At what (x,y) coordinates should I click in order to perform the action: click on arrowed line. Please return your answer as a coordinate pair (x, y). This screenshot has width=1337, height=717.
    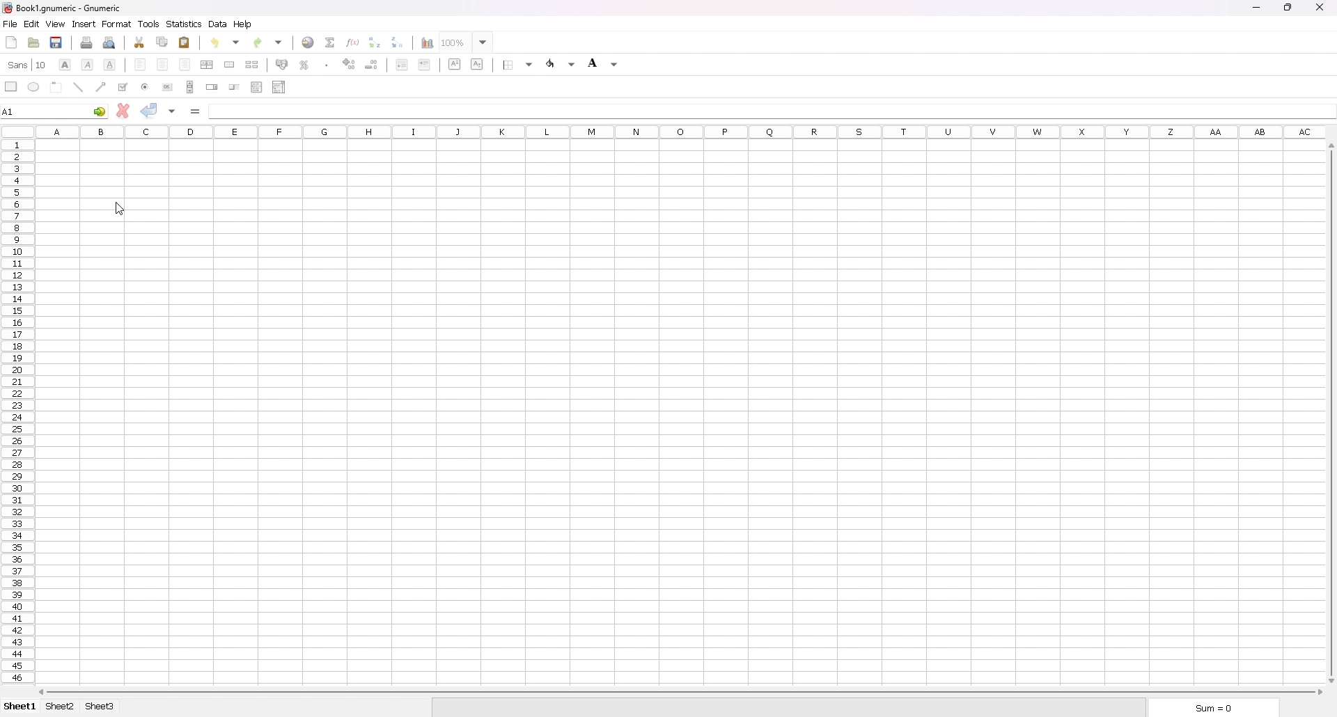
    Looking at the image, I should click on (100, 86).